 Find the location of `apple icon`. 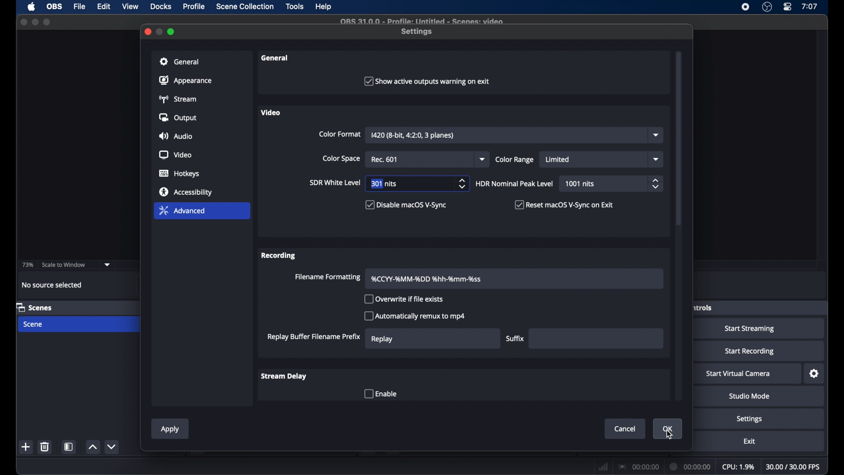

apple icon is located at coordinates (31, 7).